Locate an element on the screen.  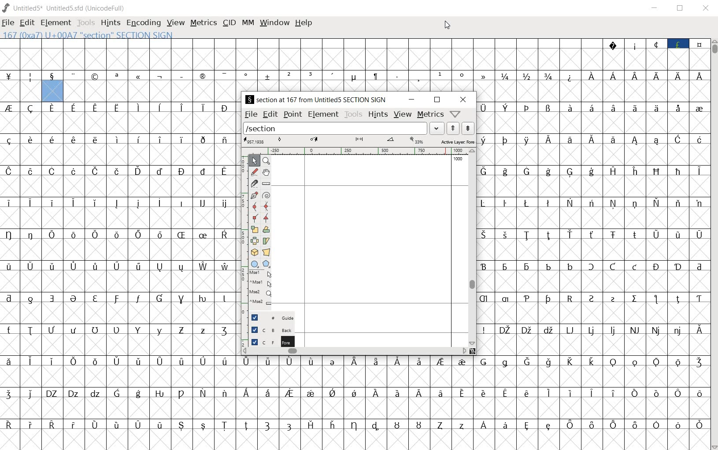
rotate the selection in 3D and project back to plane is located at coordinates (254, 253).